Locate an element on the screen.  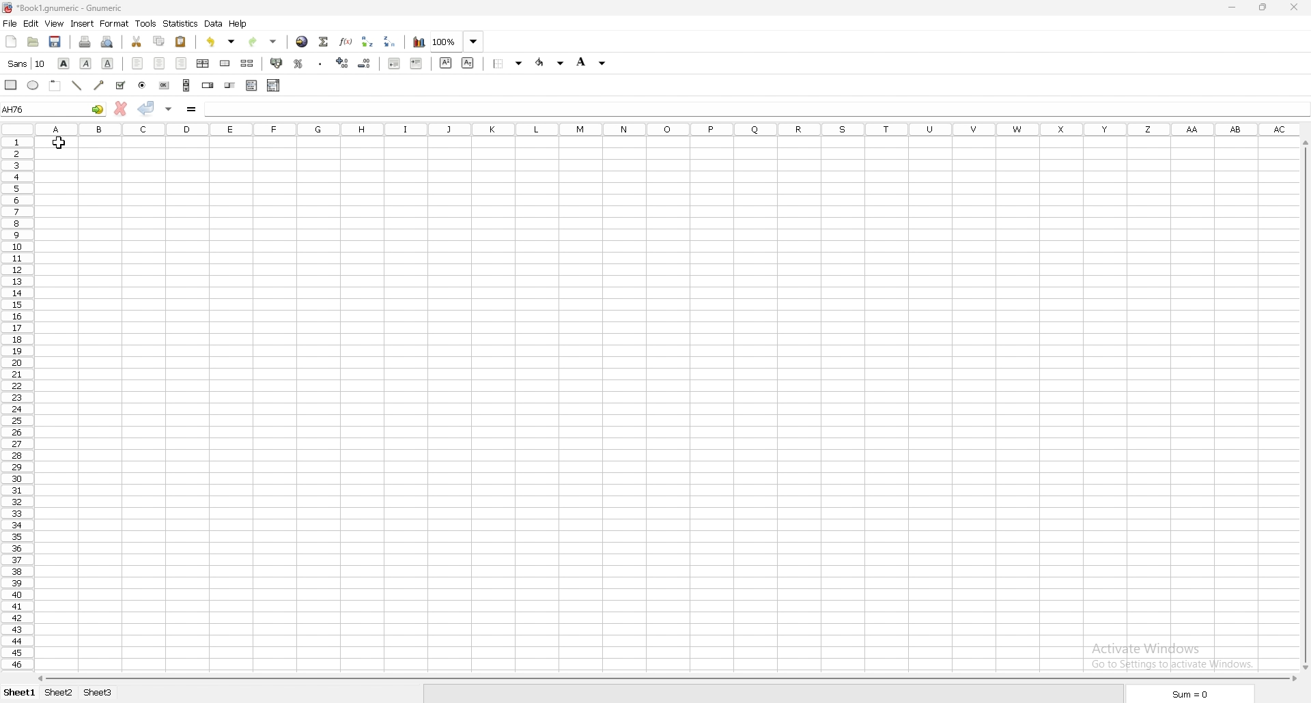
save is located at coordinates (57, 42).